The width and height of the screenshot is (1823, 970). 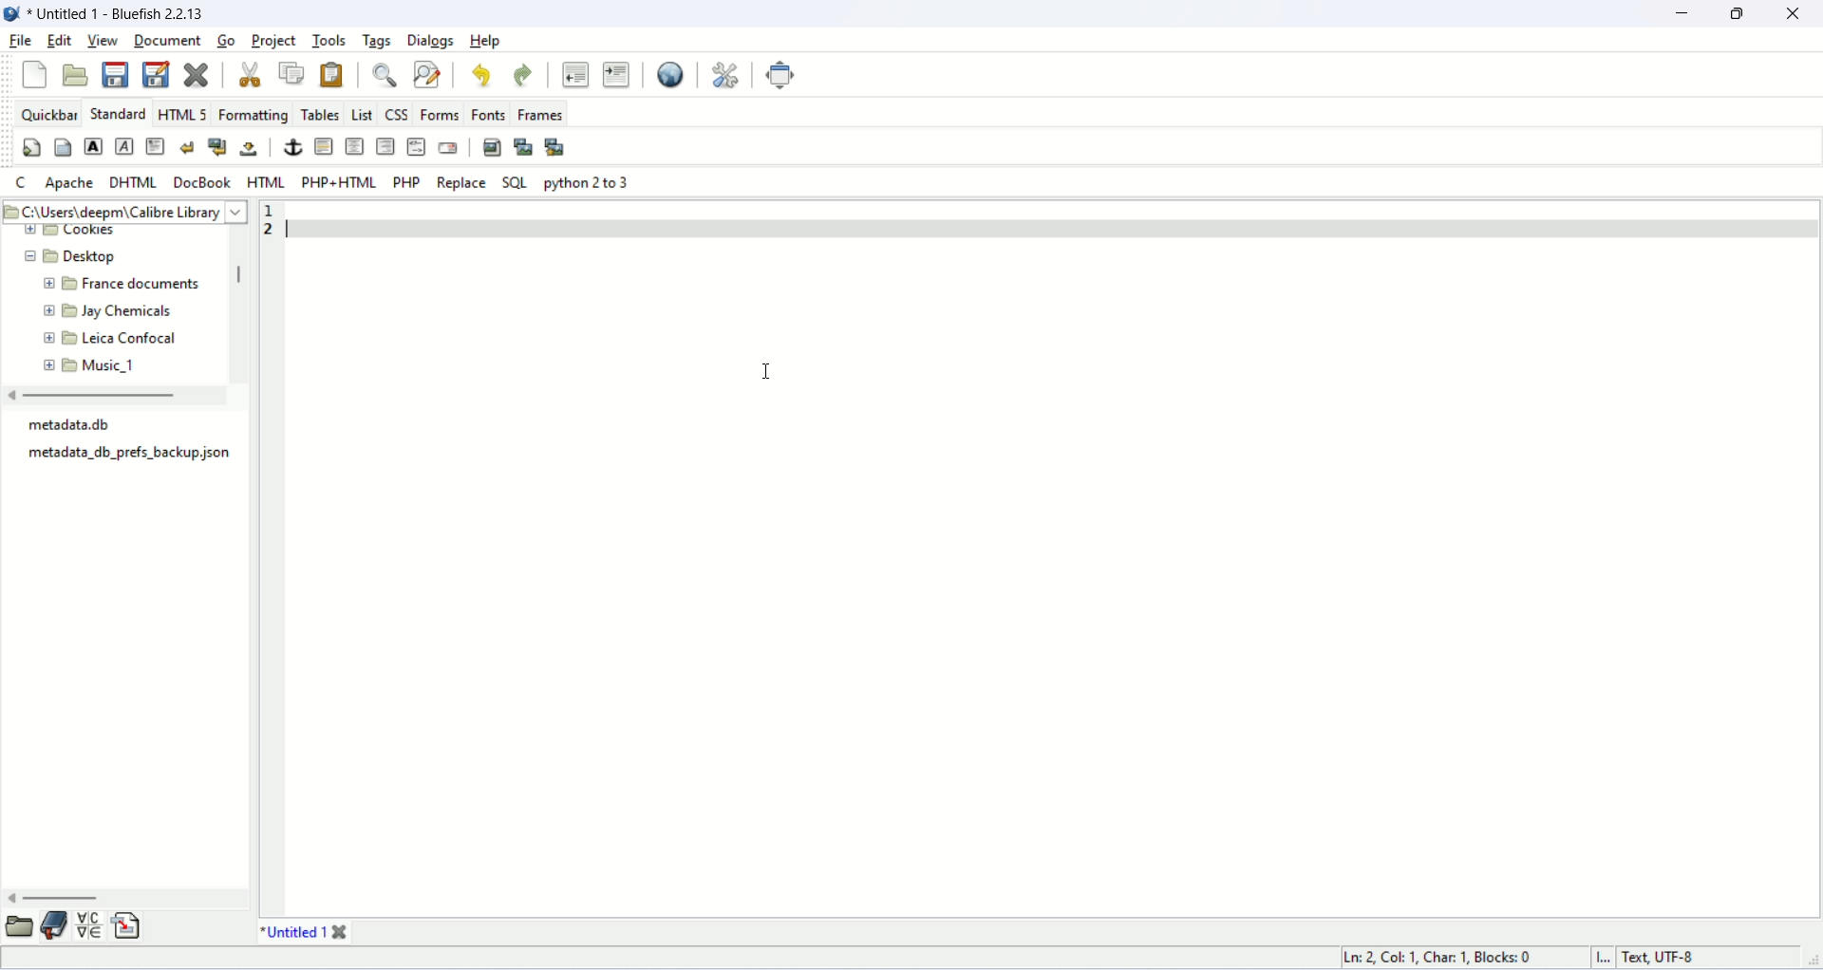 What do you see at coordinates (63, 256) in the screenshot?
I see `folder name` at bounding box center [63, 256].